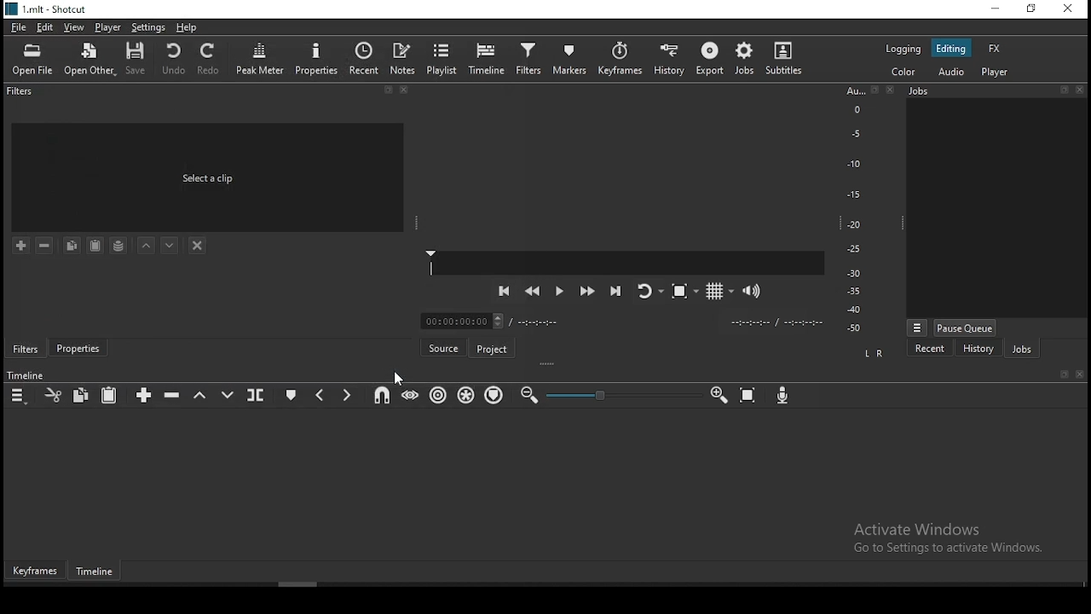 This screenshot has width=1091, height=614. Describe the element at coordinates (72, 246) in the screenshot. I see `copy filter` at that location.